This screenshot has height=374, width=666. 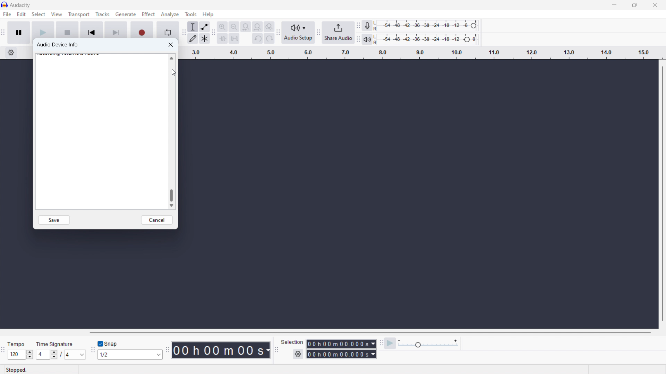 What do you see at coordinates (38, 14) in the screenshot?
I see `select` at bounding box center [38, 14].